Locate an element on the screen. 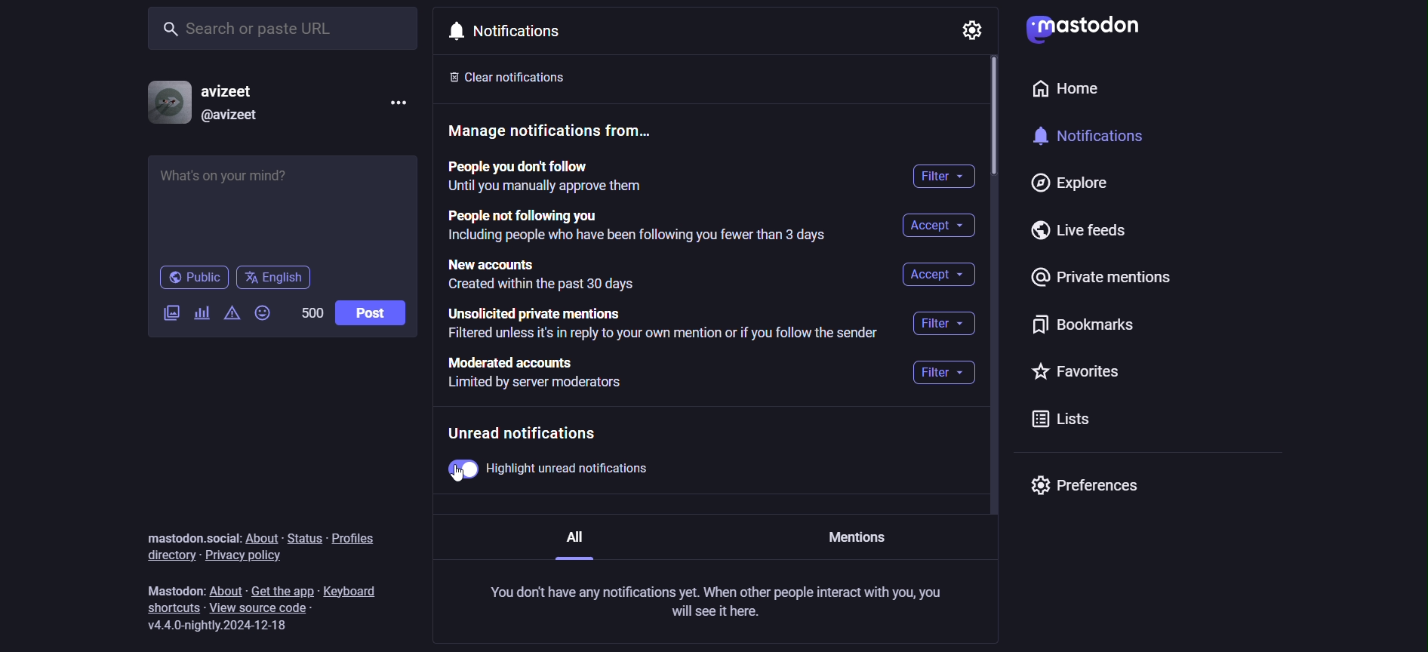  filter is located at coordinates (949, 321).